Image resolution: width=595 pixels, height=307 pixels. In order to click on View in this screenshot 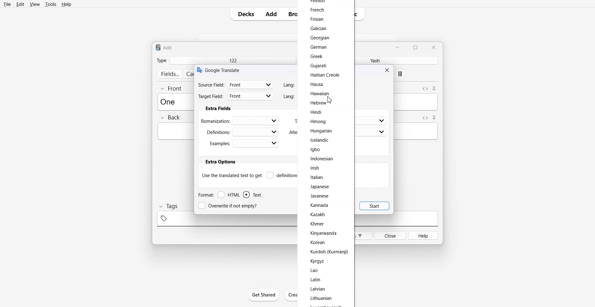, I will do `click(34, 4)`.